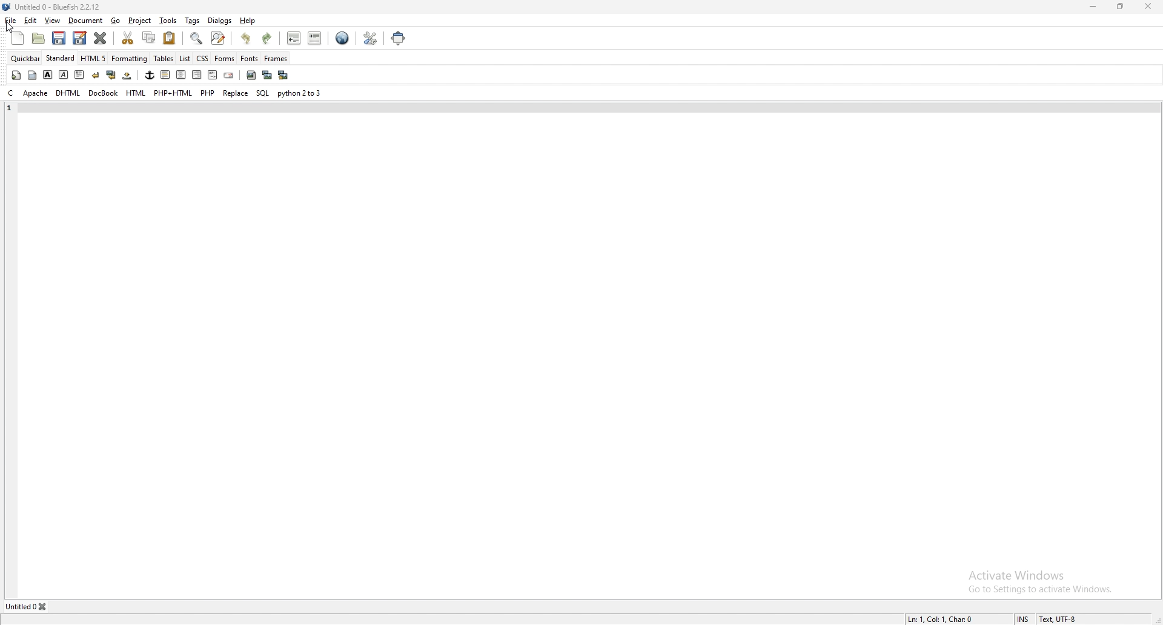 This screenshot has width=1163, height=625. Describe the element at coordinates (129, 59) in the screenshot. I see `formatting` at that location.